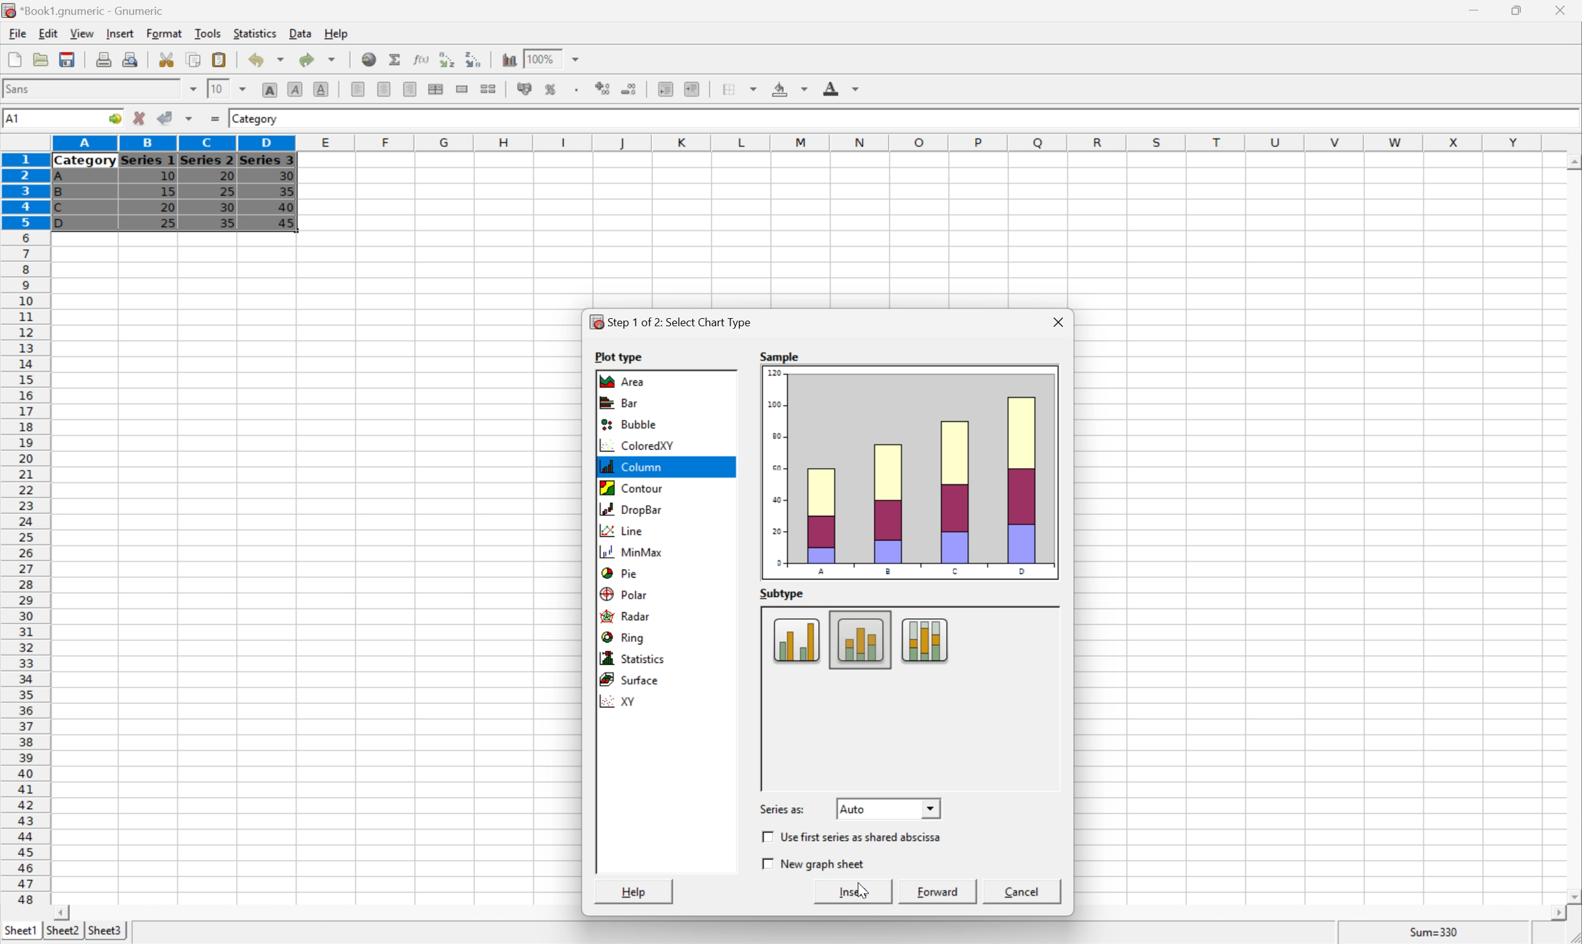  What do you see at coordinates (782, 595) in the screenshot?
I see `Subtype` at bounding box center [782, 595].